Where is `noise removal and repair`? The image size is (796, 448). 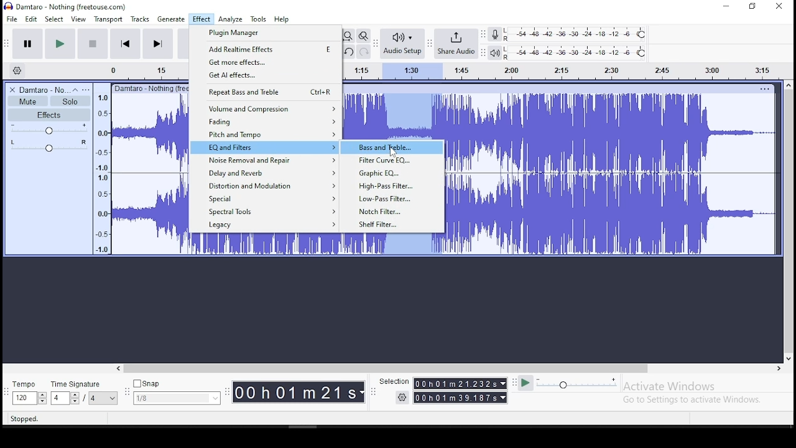 noise removal and repair is located at coordinates (264, 161).